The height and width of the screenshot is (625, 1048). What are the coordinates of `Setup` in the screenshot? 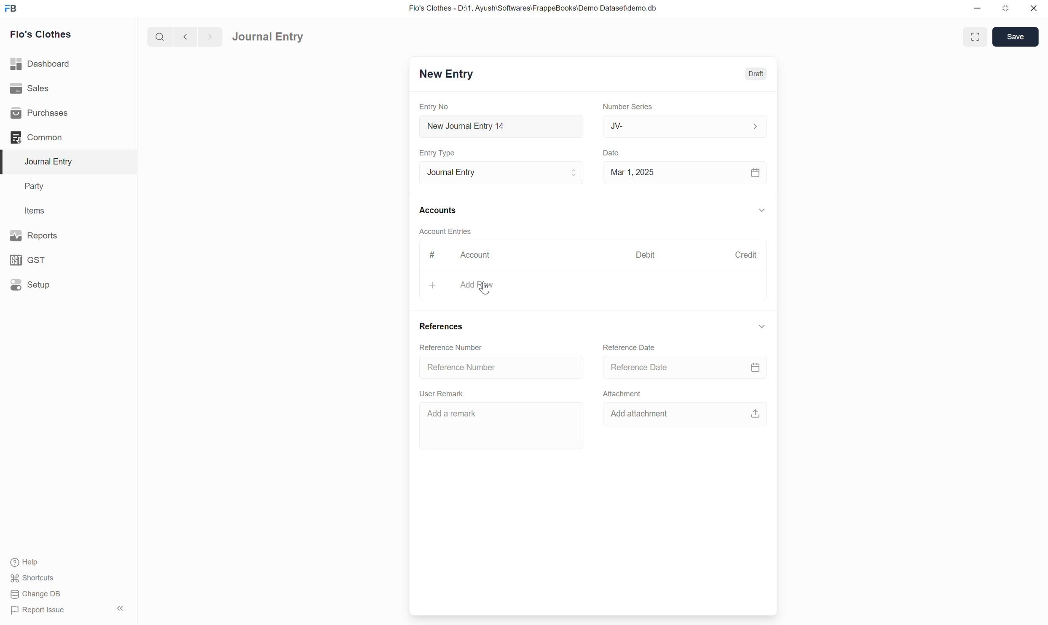 It's located at (30, 284).